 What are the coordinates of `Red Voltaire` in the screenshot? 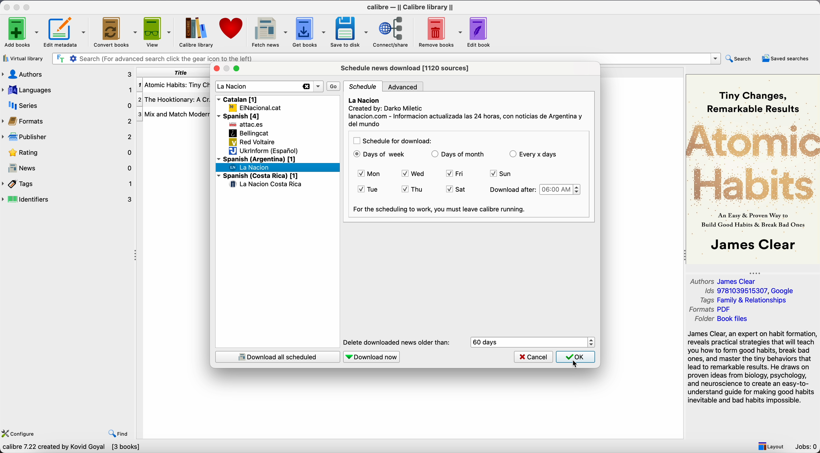 It's located at (252, 143).